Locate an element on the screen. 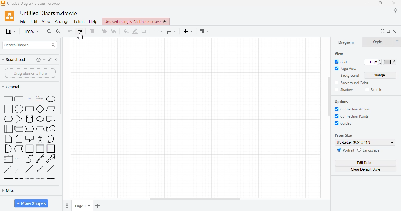 This screenshot has height=211, width=401. connector with 2 labels is located at coordinates (29, 178).